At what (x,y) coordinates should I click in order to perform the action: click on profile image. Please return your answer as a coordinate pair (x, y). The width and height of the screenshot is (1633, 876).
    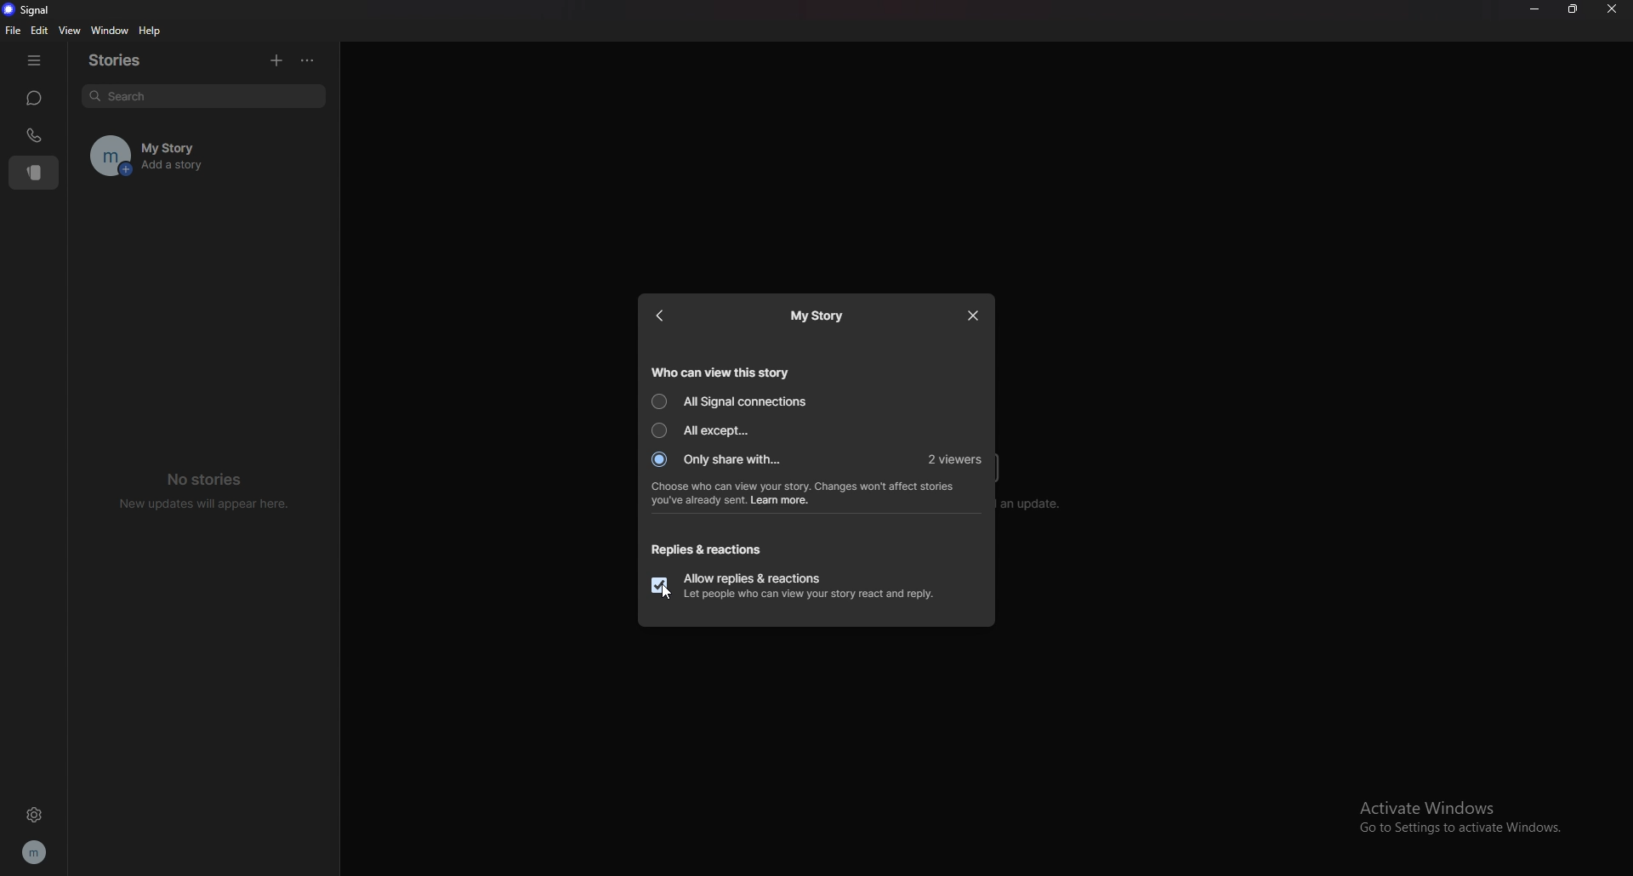
    Looking at the image, I should click on (104, 155).